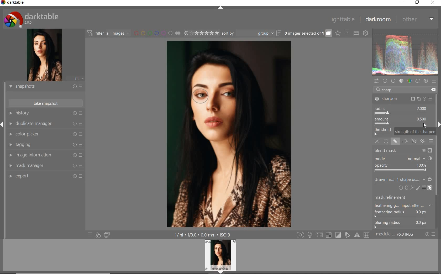  I want to click on other, so click(417, 19).